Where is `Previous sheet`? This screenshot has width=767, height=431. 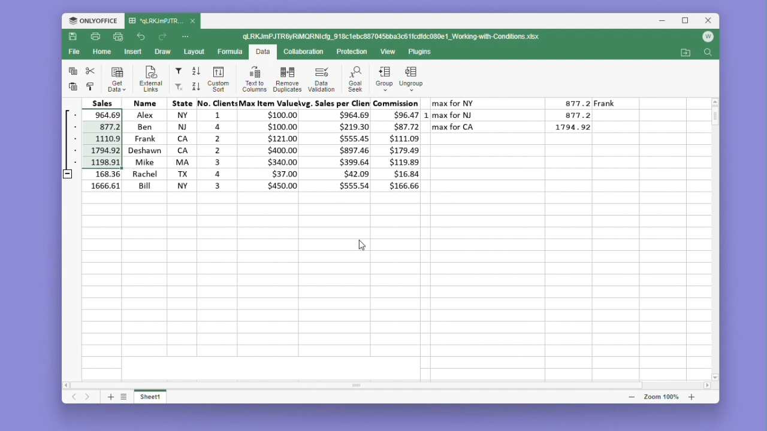
Previous sheet is located at coordinates (75, 397).